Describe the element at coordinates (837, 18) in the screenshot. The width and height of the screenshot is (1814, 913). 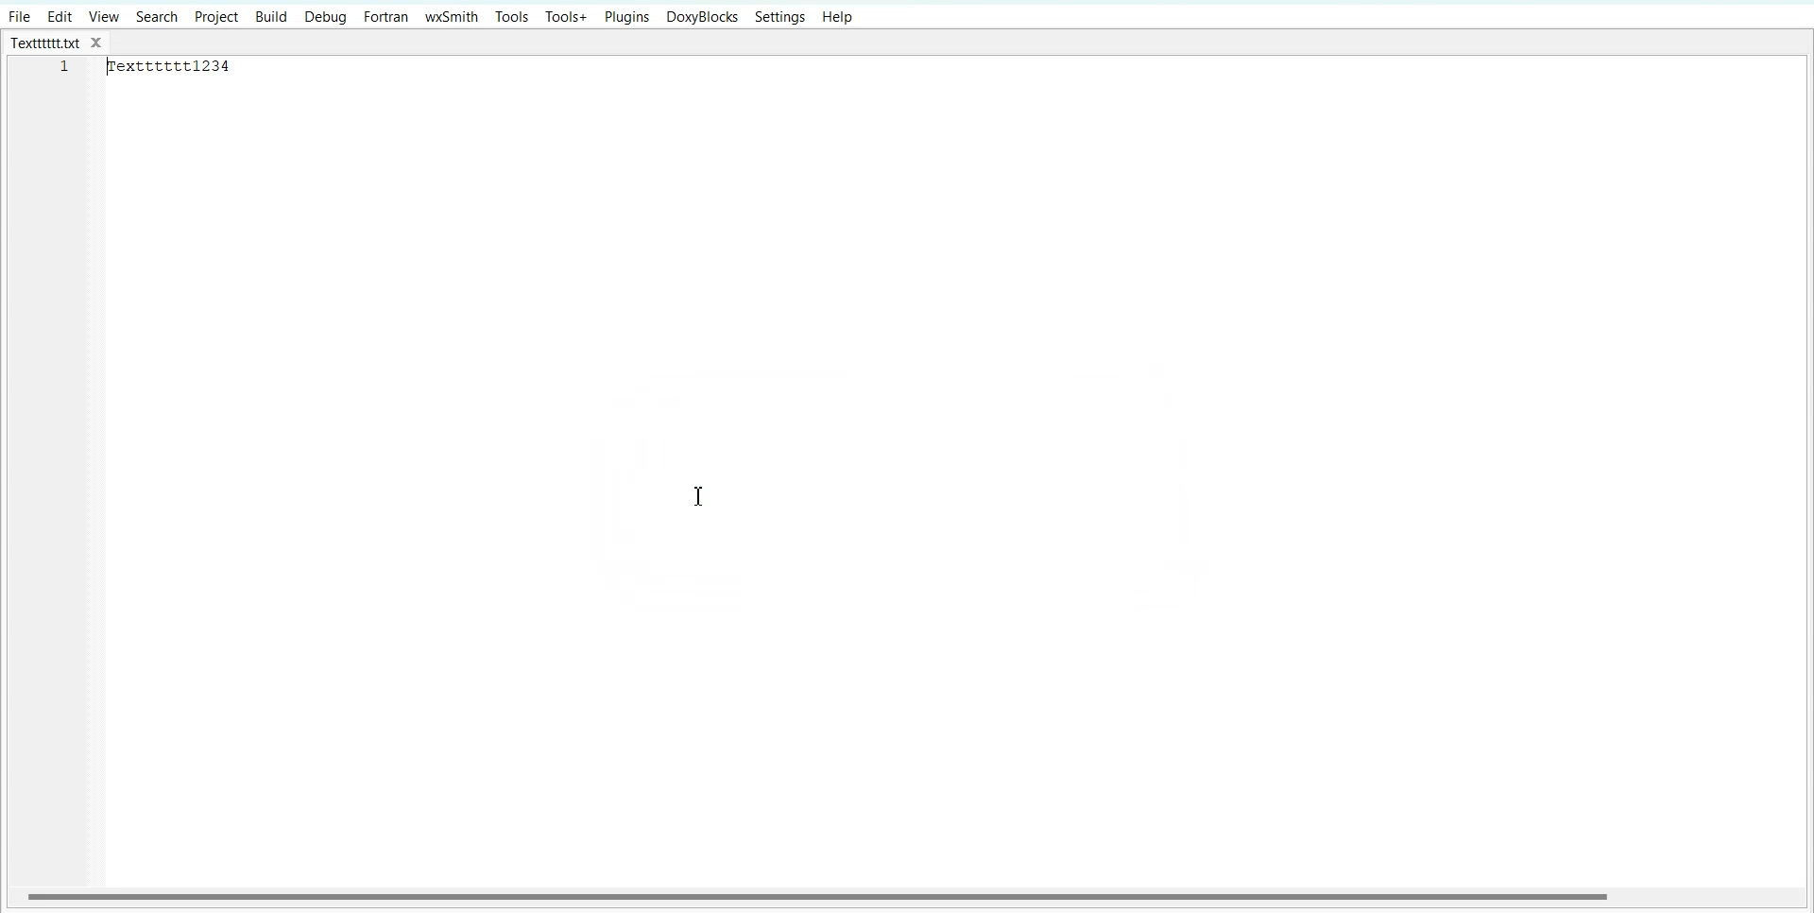
I see `Help` at that location.